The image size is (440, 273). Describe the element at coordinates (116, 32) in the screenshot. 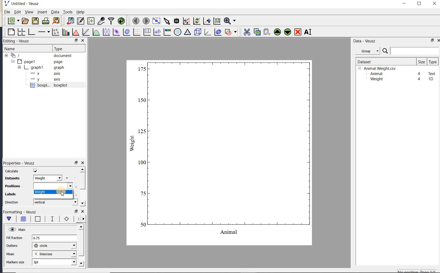

I see `plot a 2d dataset as an image` at that location.